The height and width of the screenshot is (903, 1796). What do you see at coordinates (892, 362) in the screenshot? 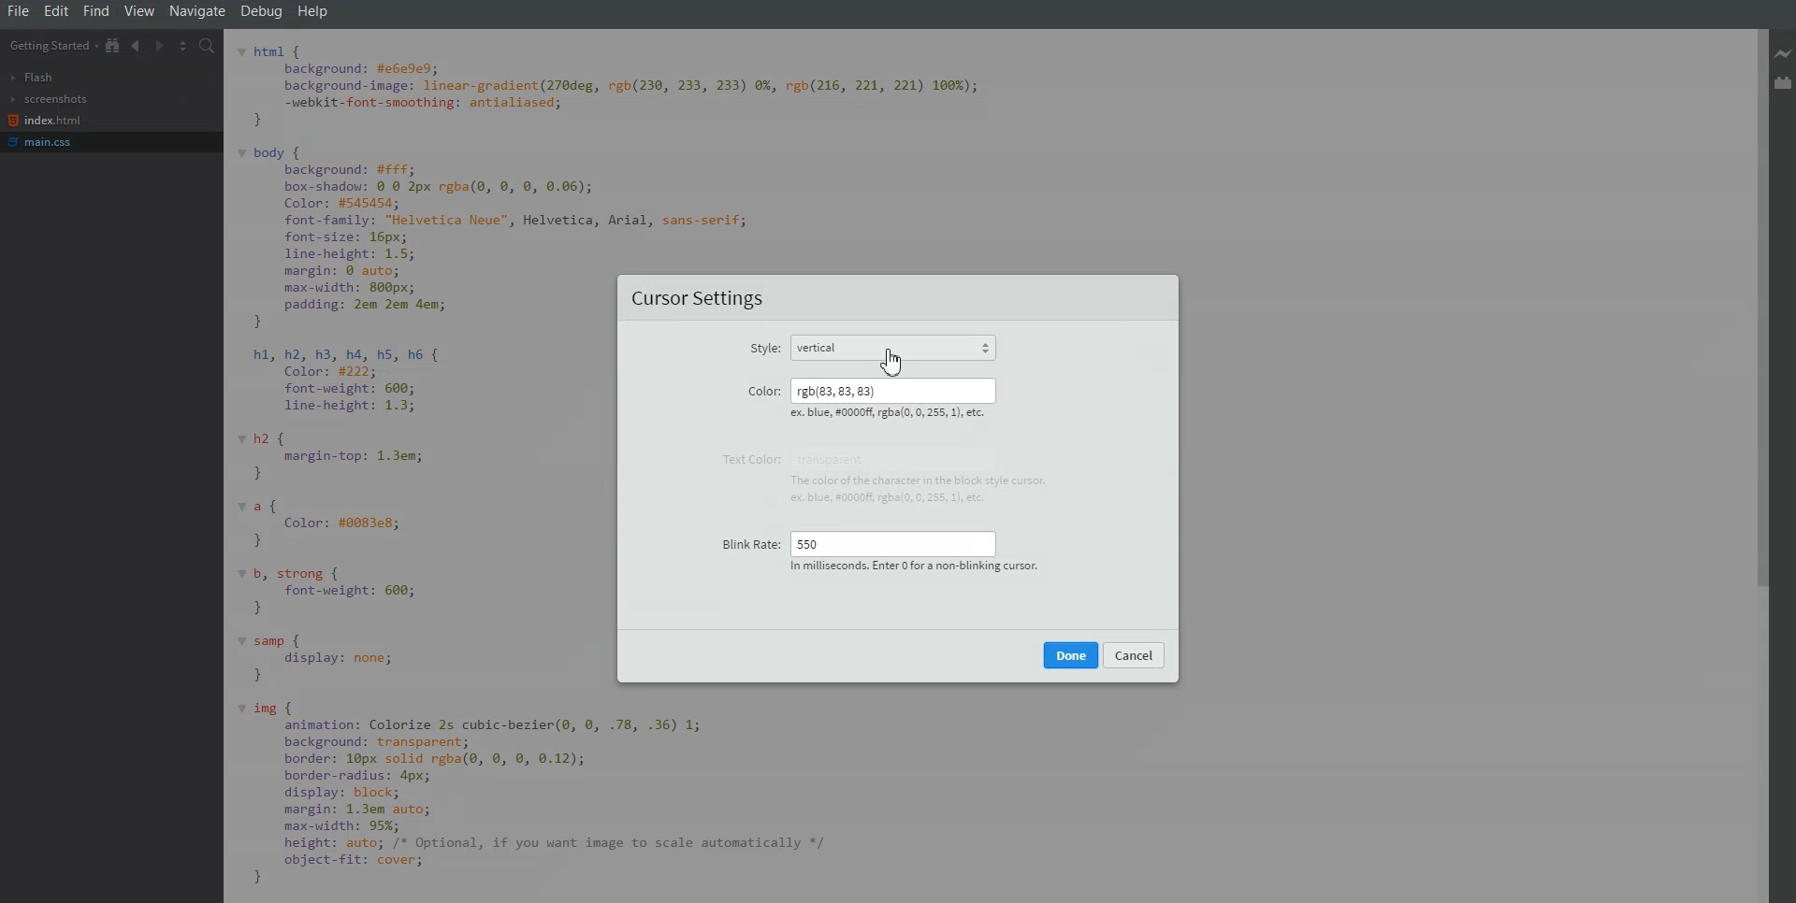
I see `Cursor` at bounding box center [892, 362].